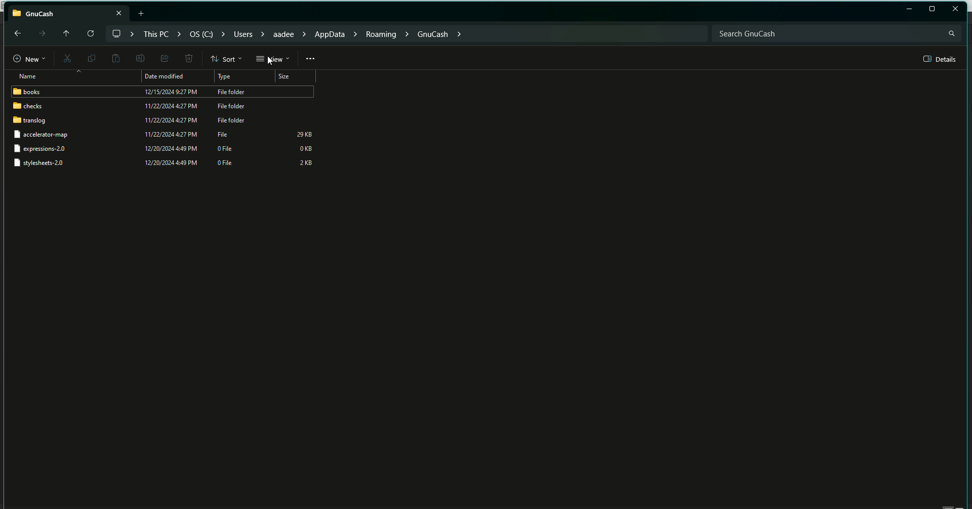 This screenshot has height=509, width=972. Describe the element at coordinates (228, 158) in the screenshot. I see `0File` at that location.